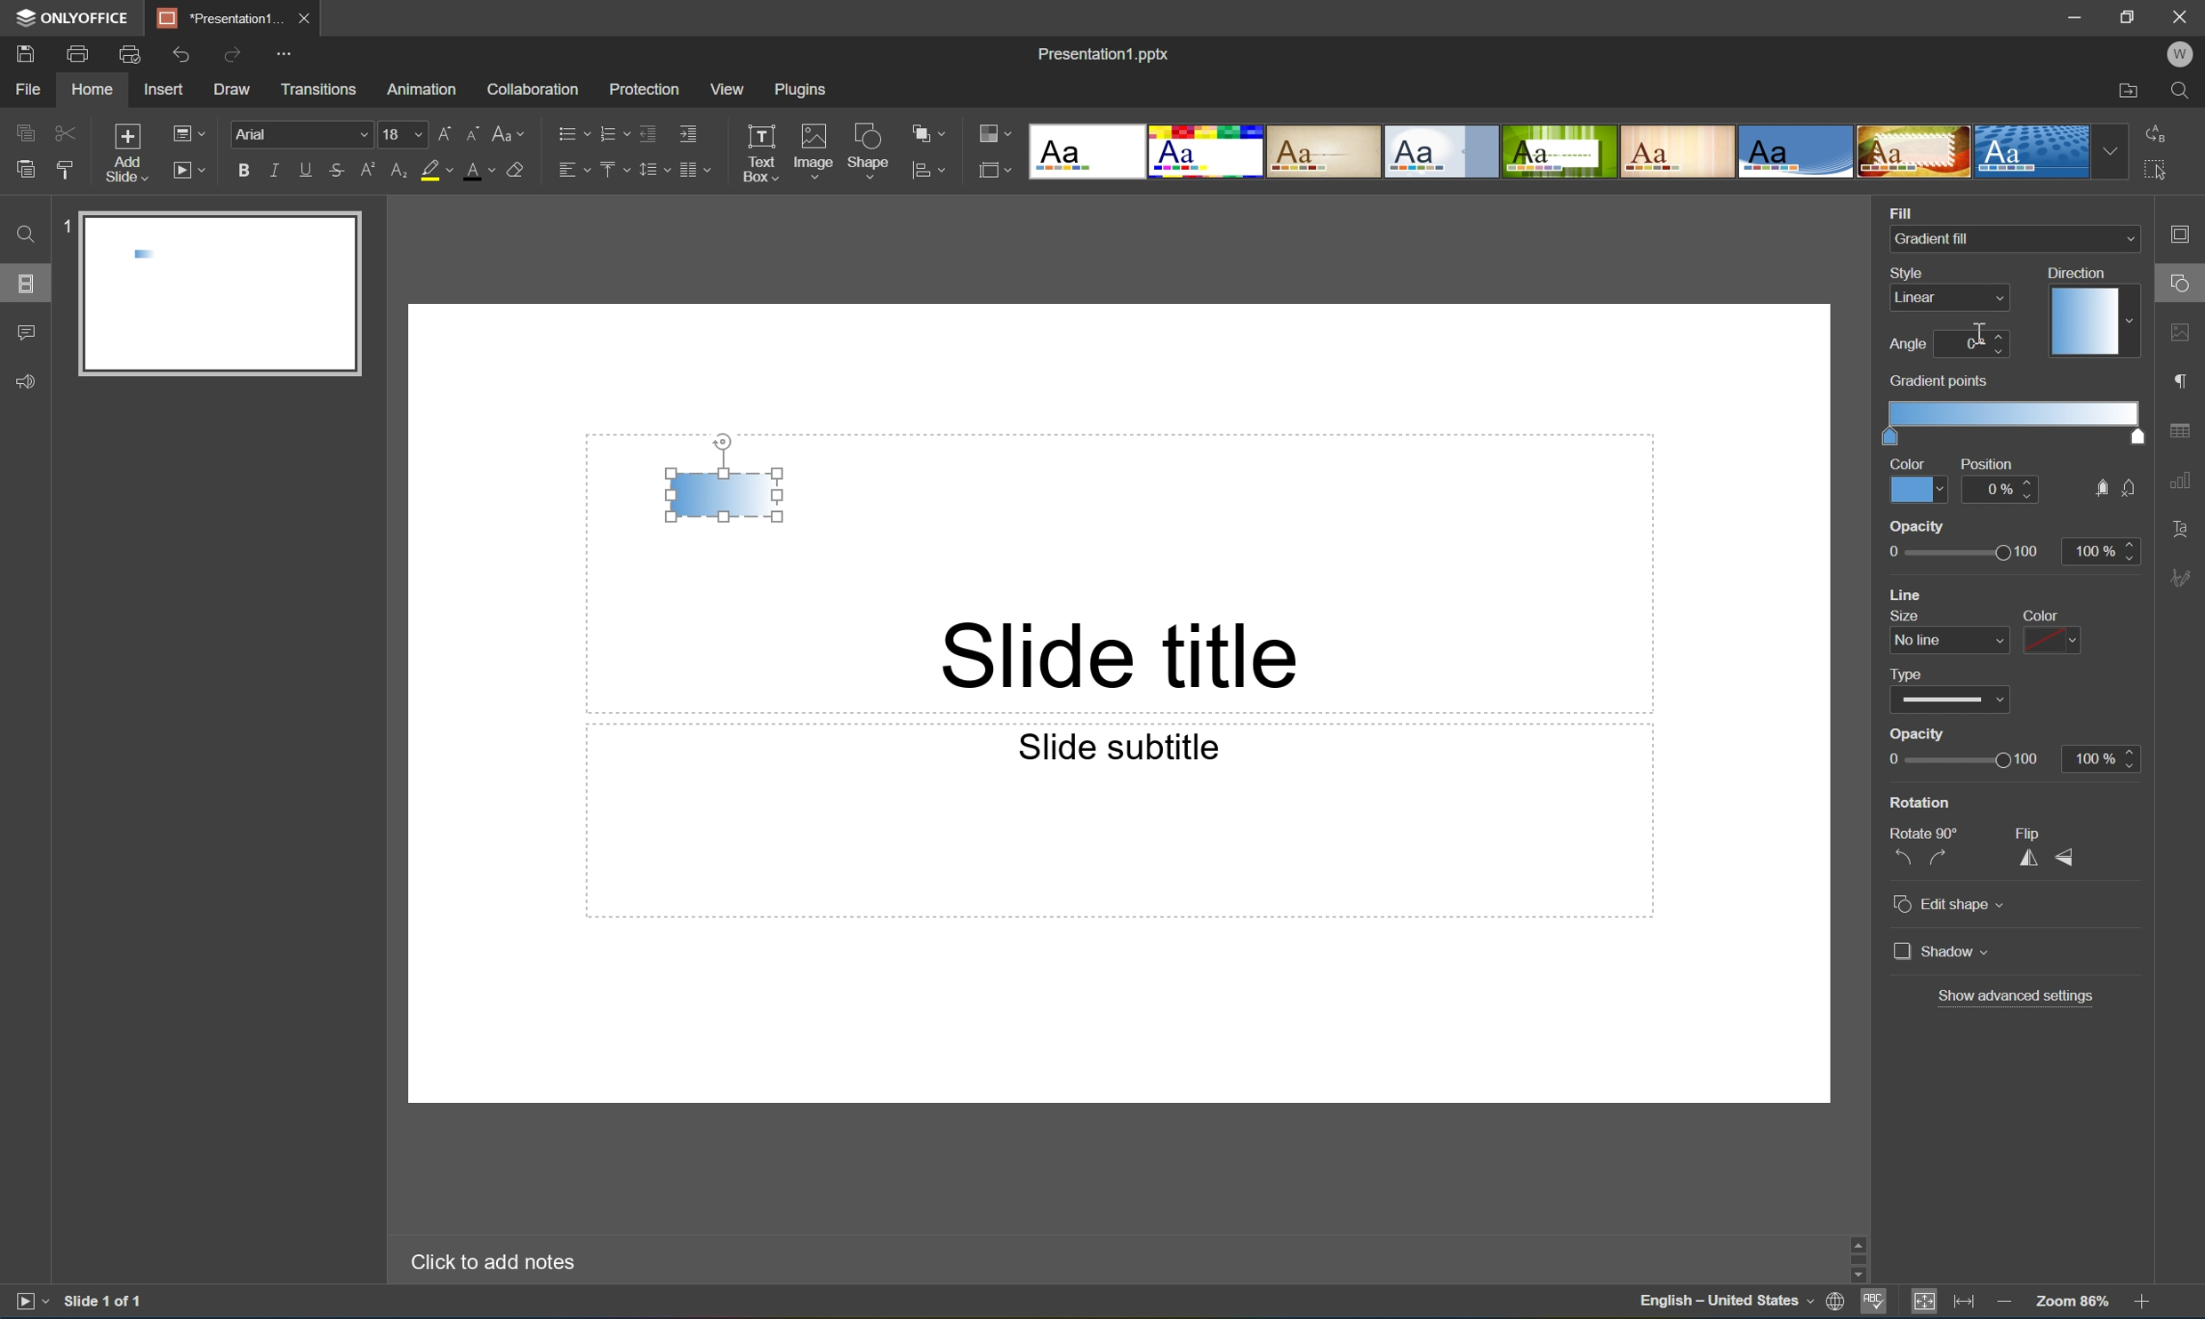 This screenshot has width=2205, height=1319. I want to click on Text Box, so click(759, 153).